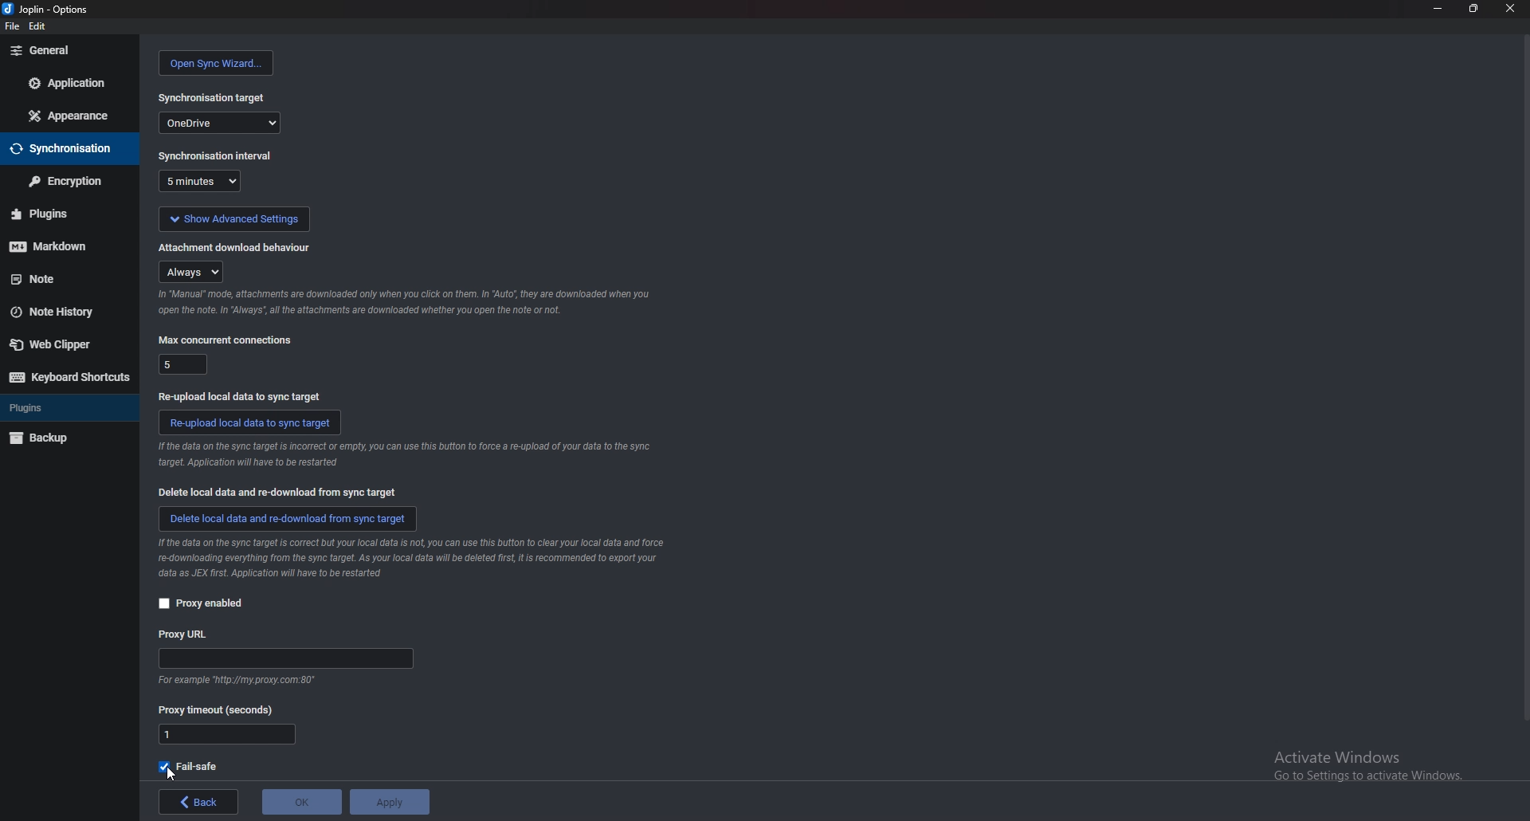  What do you see at coordinates (65, 437) in the screenshot?
I see `backup` at bounding box center [65, 437].